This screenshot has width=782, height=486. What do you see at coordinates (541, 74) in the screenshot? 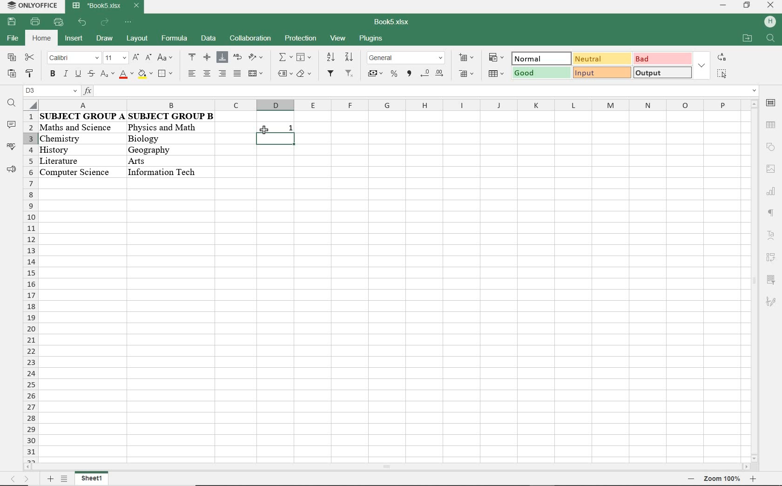
I see `good` at bounding box center [541, 74].